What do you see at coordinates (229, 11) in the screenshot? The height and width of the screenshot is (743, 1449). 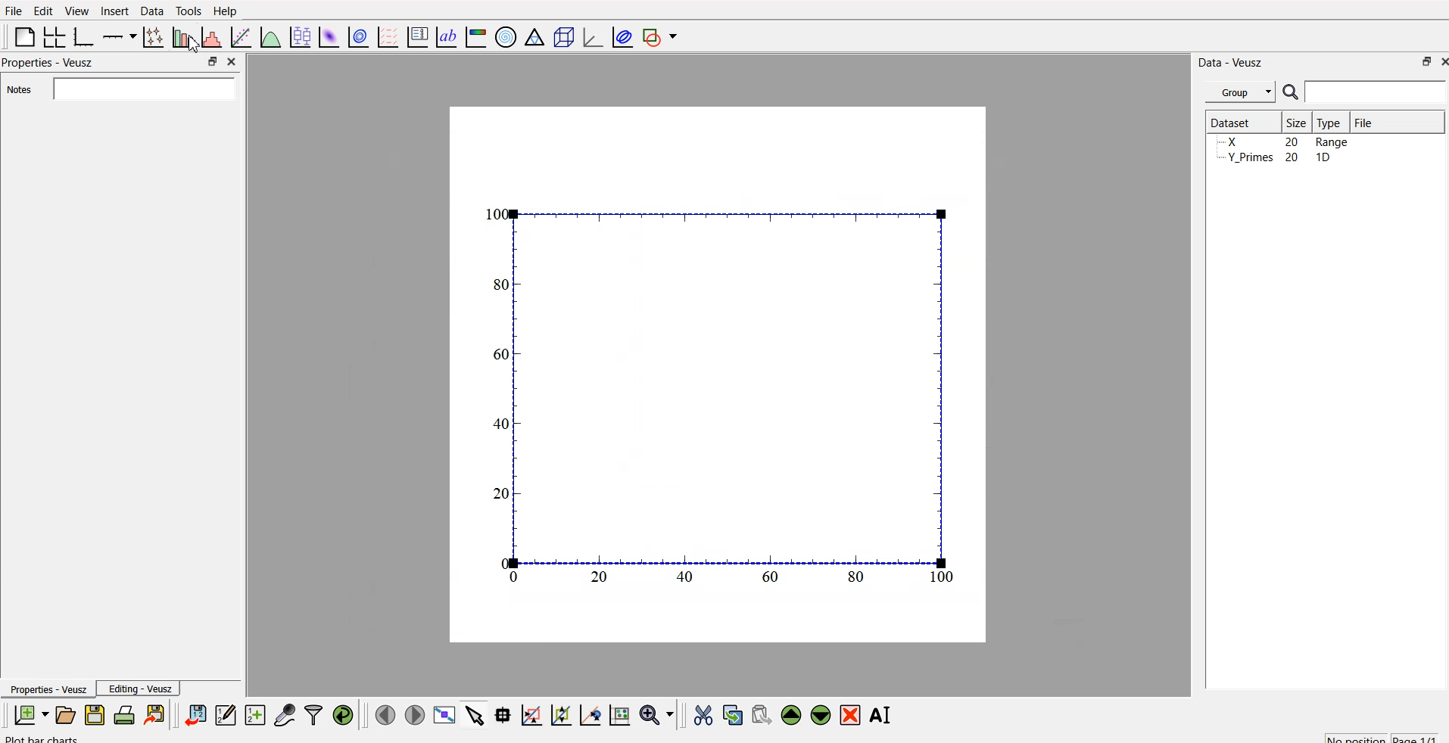 I see `Help` at bounding box center [229, 11].